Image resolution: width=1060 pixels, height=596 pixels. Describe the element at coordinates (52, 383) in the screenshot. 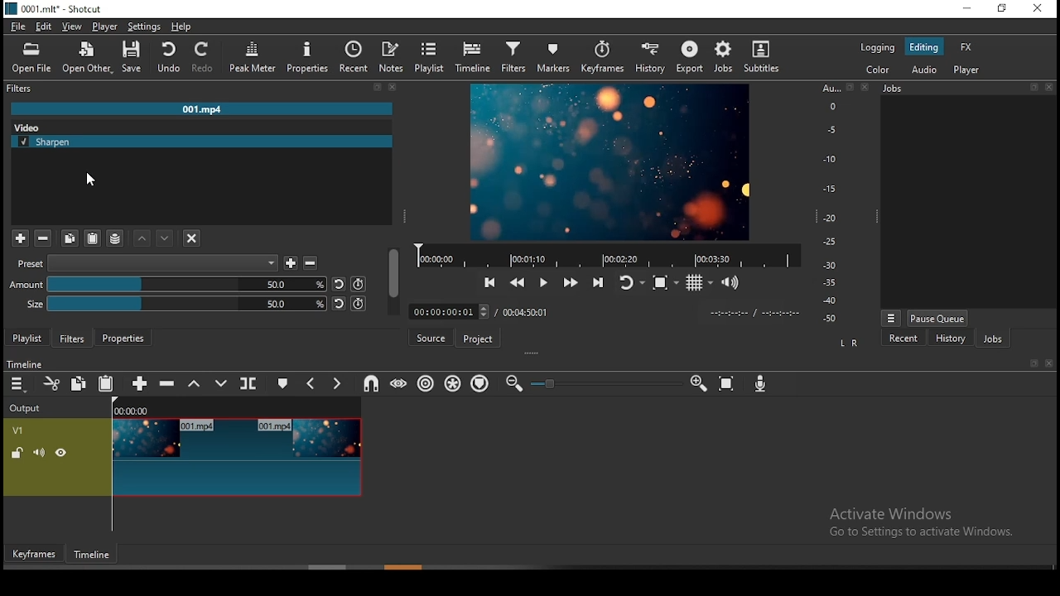

I see `cut` at that location.